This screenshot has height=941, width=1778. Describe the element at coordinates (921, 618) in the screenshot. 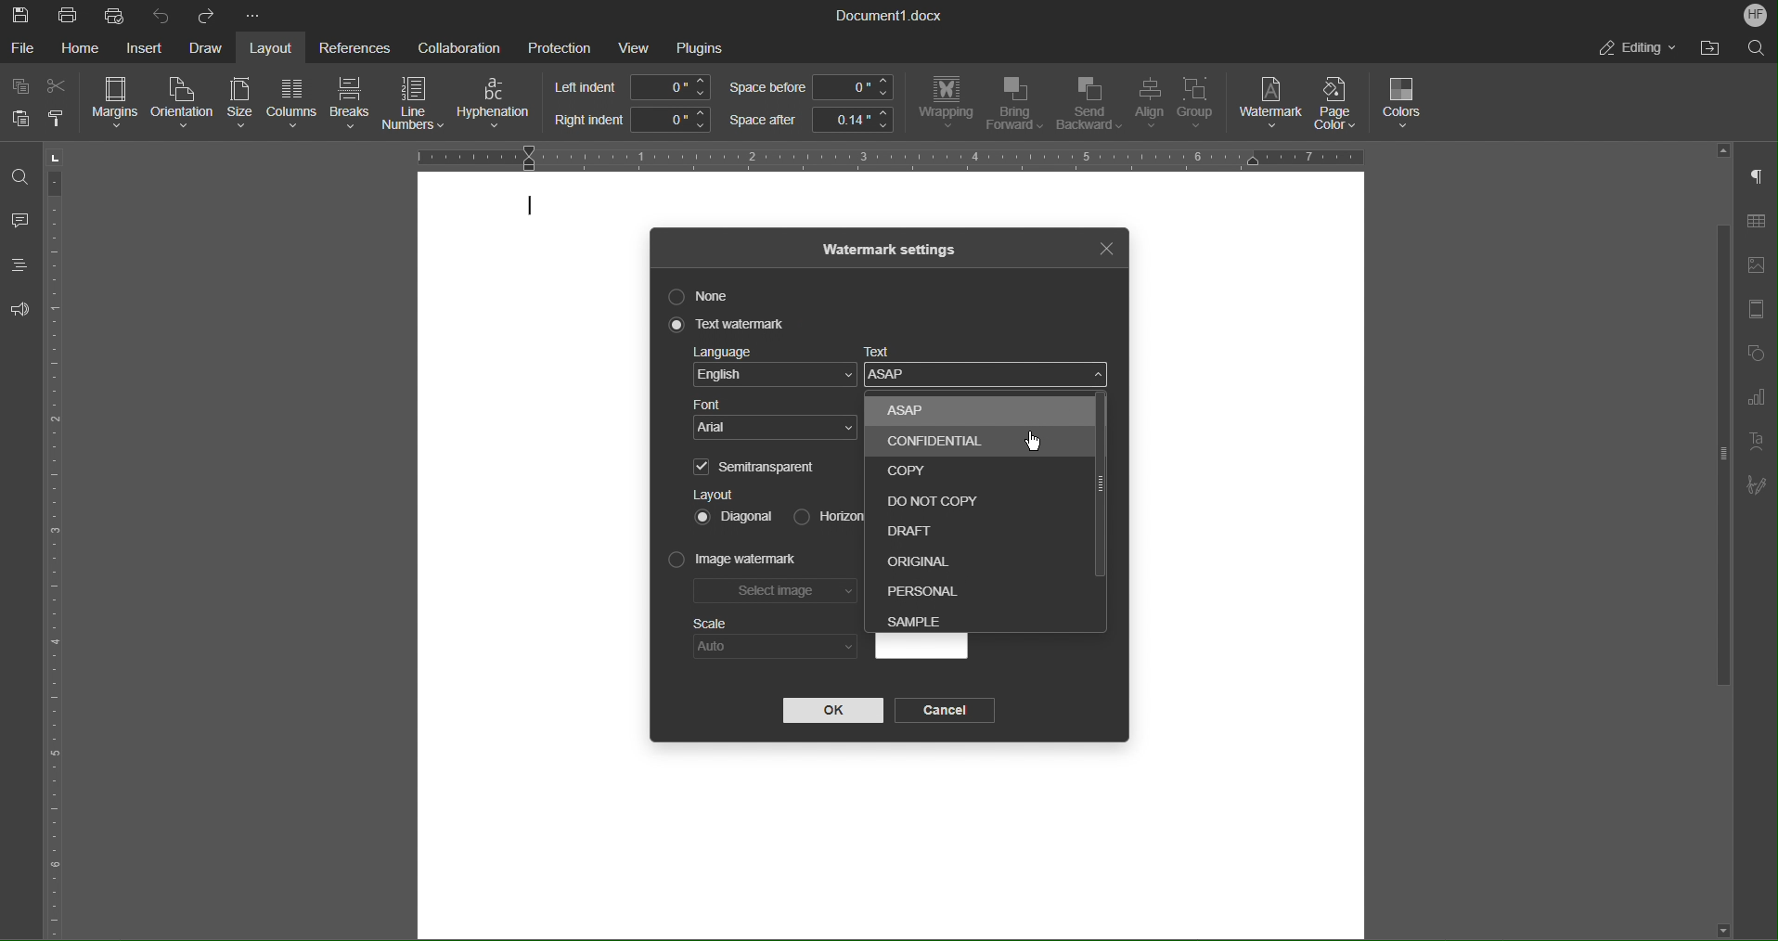

I see `Sample` at that location.